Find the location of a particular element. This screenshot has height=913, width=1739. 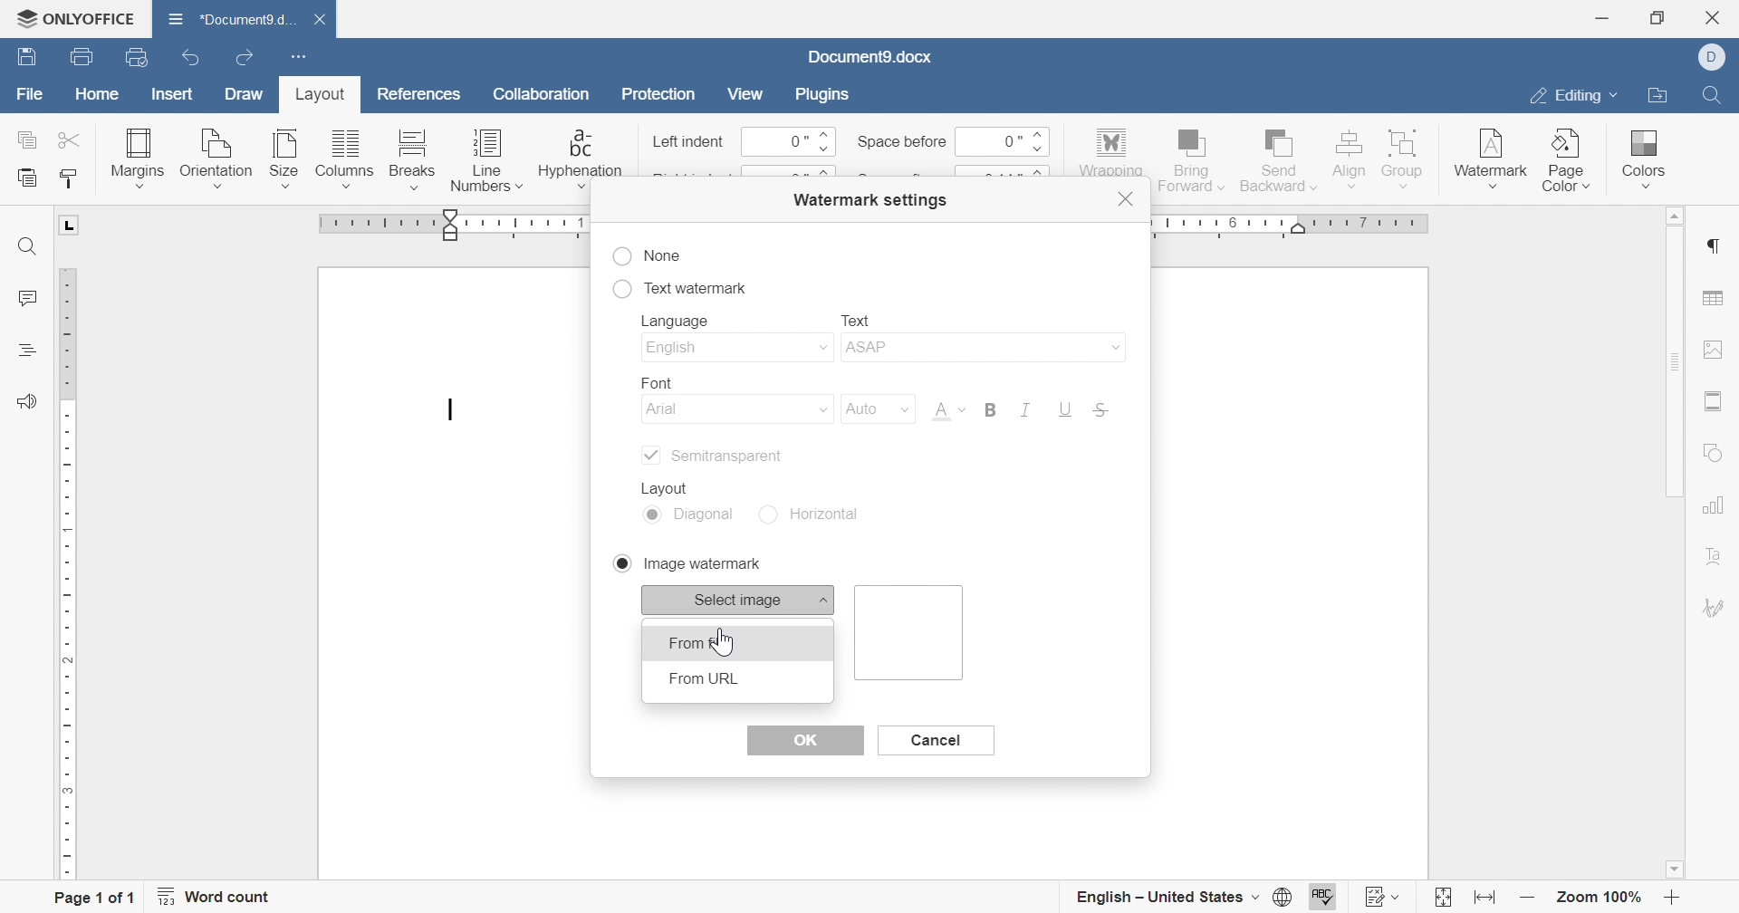

watermark settings is located at coordinates (868, 198).